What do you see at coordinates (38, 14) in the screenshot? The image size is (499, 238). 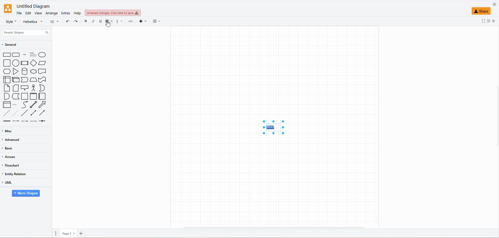 I see `view` at bounding box center [38, 14].